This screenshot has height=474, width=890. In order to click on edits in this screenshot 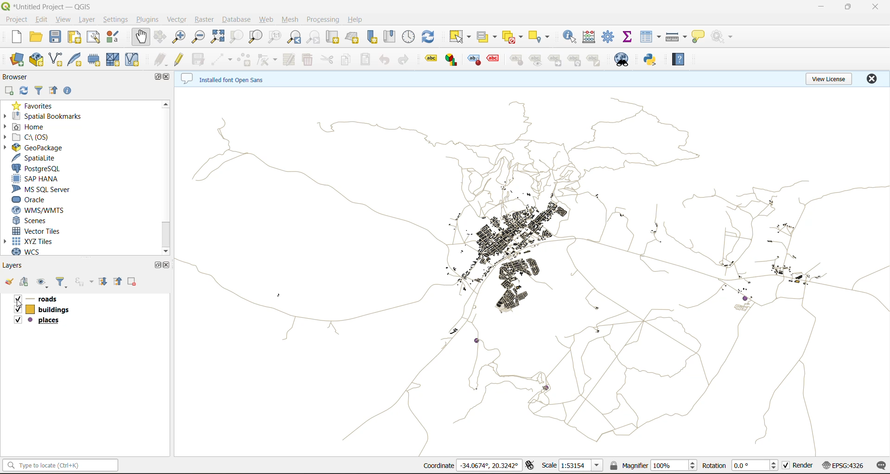, I will do `click(160, 58)`.